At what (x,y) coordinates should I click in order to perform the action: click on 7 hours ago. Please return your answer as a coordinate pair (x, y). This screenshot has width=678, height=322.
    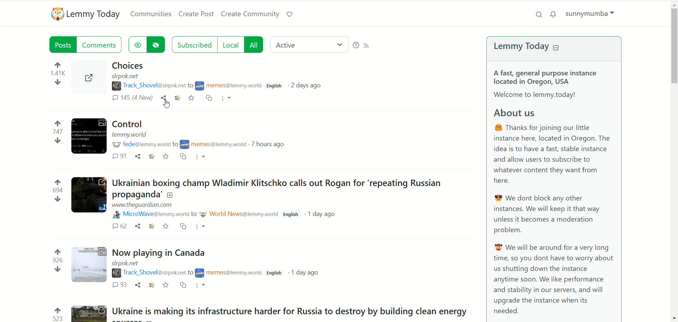
    Looking at the image, I should click on (268, 143).